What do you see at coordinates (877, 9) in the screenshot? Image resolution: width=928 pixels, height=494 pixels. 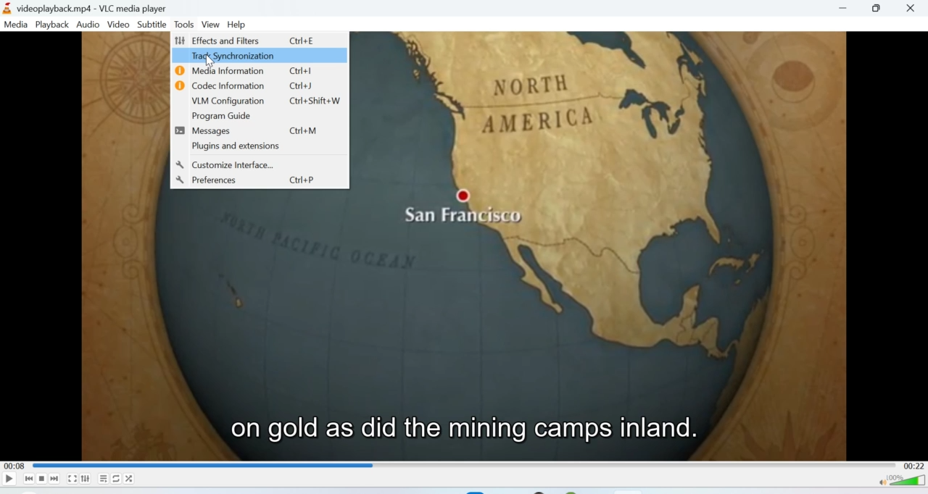 I see `Maximize` at bounding box center [877, 9].